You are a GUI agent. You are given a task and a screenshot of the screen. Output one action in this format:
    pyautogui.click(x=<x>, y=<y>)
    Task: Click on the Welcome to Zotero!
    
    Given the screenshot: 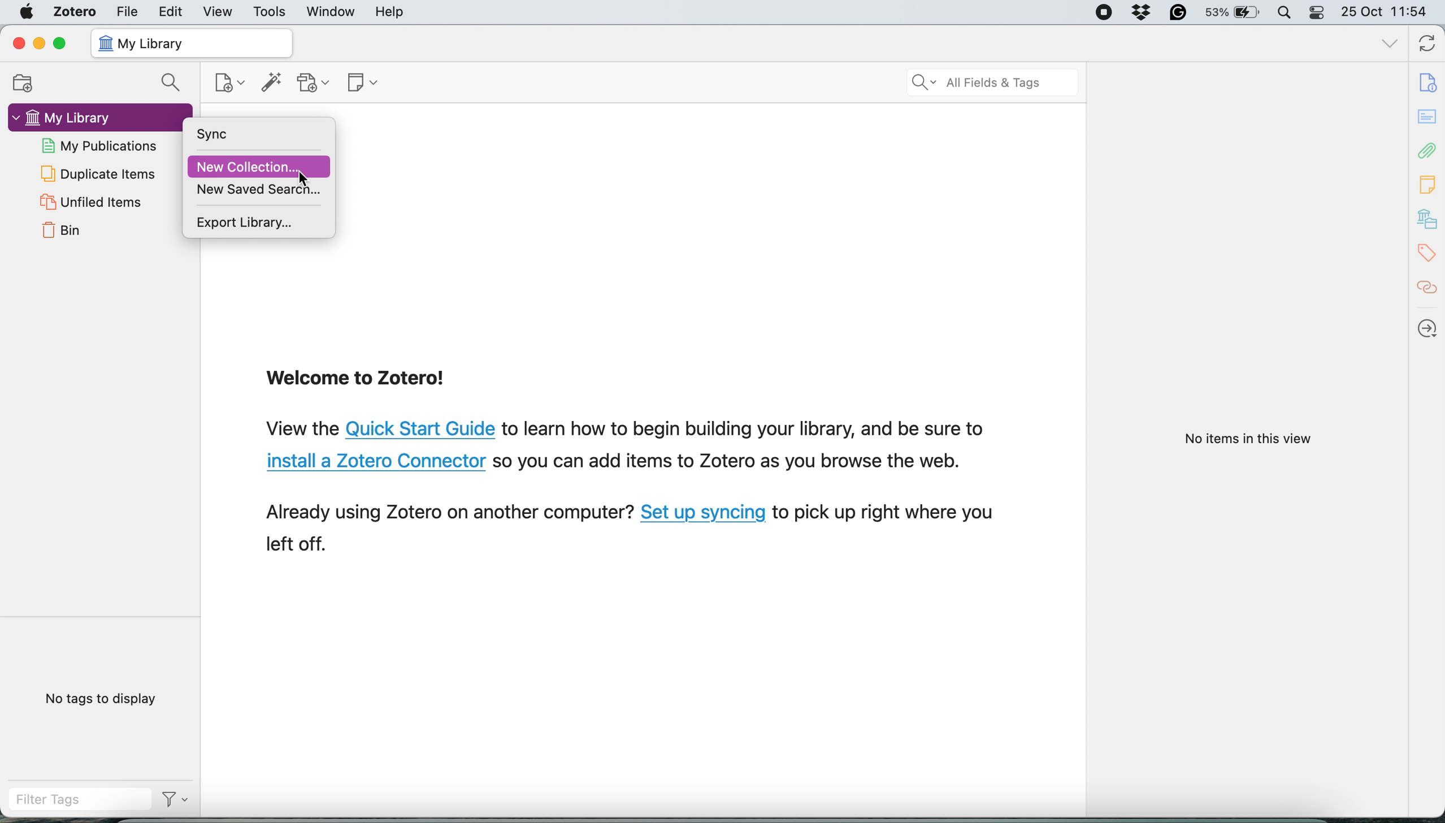 What is the action you would take?
    pyautogui.click(x=358, y=381)
    